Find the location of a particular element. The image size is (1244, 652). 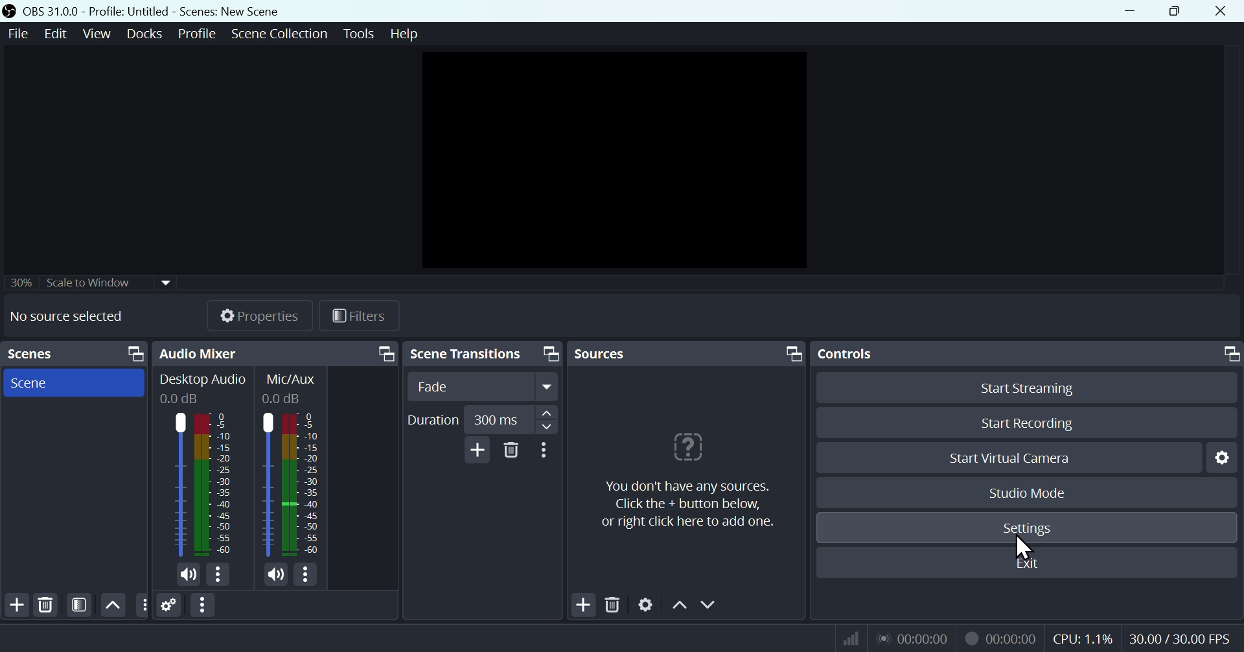

Scene collection is located at coordinates (278, 32).